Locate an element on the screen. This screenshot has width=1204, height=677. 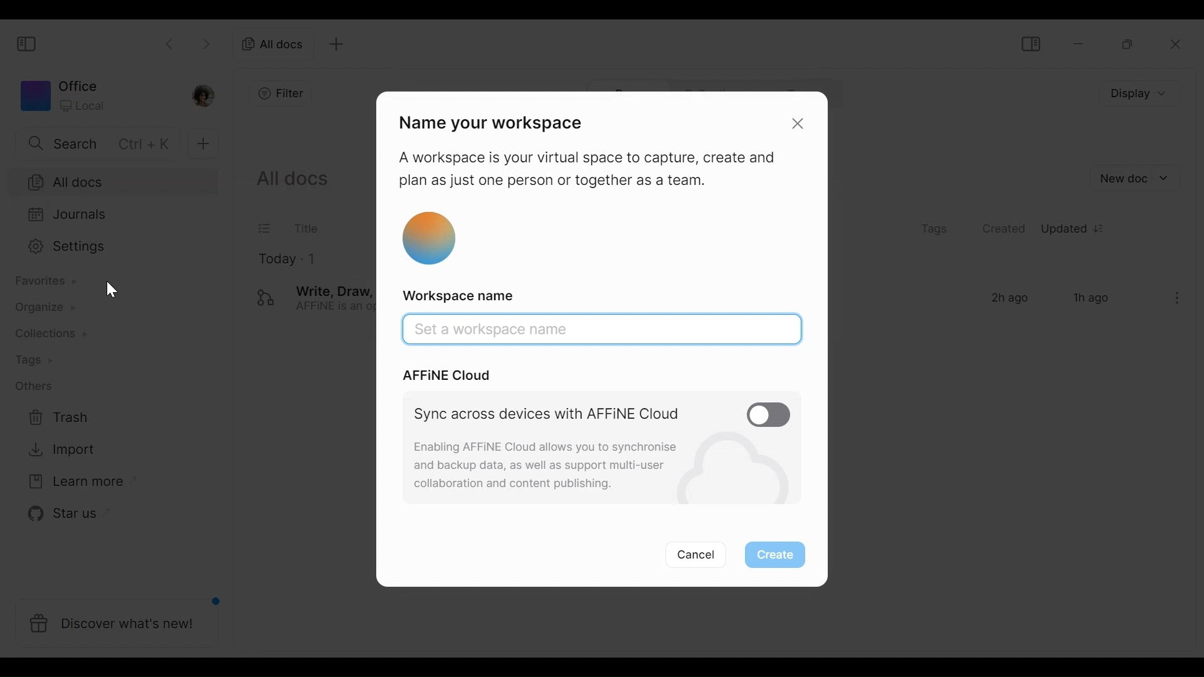
Canvas is located at coordinates (600, 329).